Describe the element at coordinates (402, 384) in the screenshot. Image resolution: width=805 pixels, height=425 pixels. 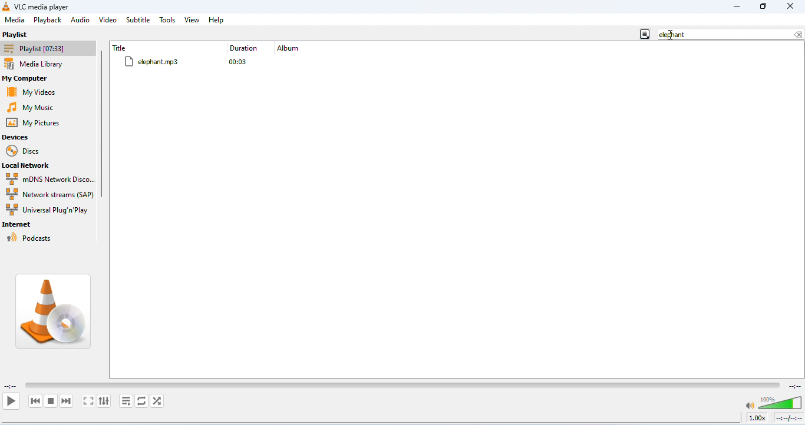
I see `progress of media` at that location.